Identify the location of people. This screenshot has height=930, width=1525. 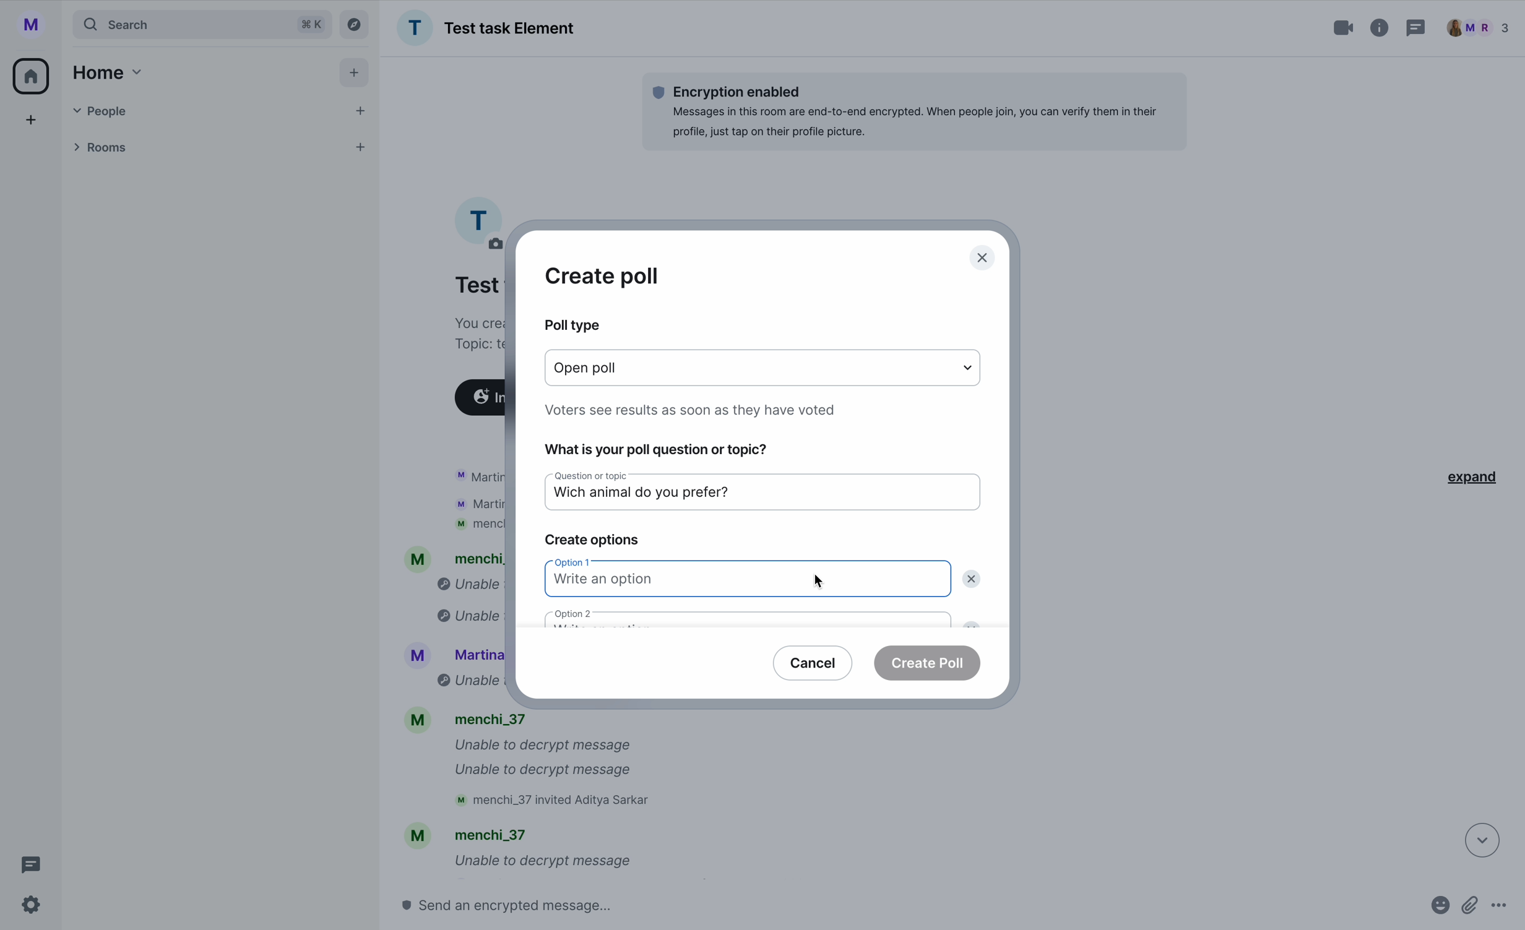
(1478, 28).